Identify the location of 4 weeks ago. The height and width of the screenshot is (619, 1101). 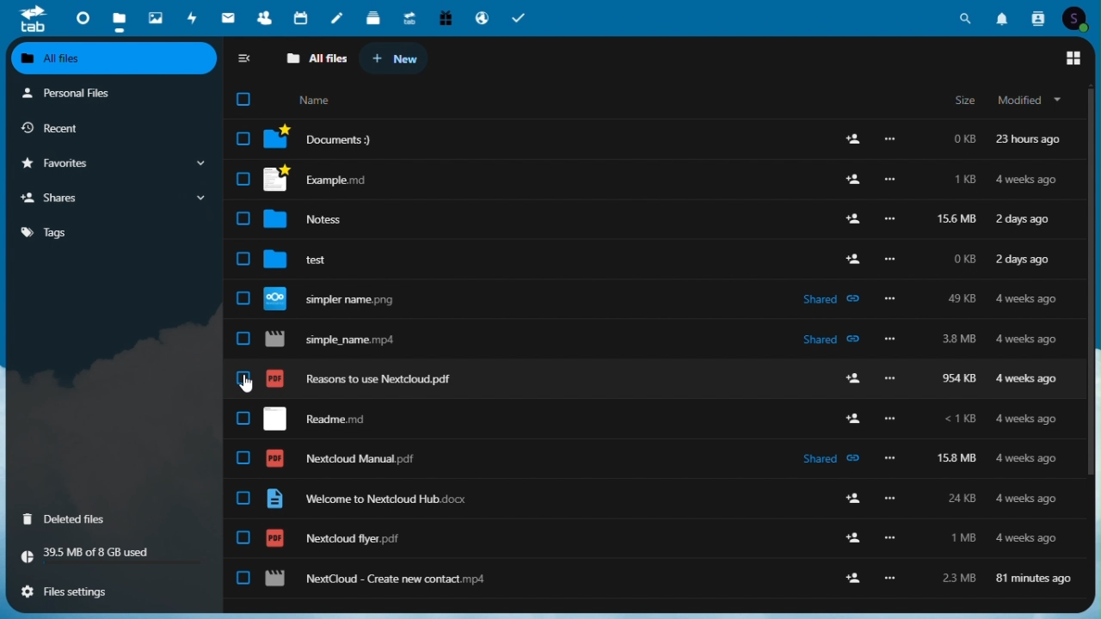
(1023, 498).